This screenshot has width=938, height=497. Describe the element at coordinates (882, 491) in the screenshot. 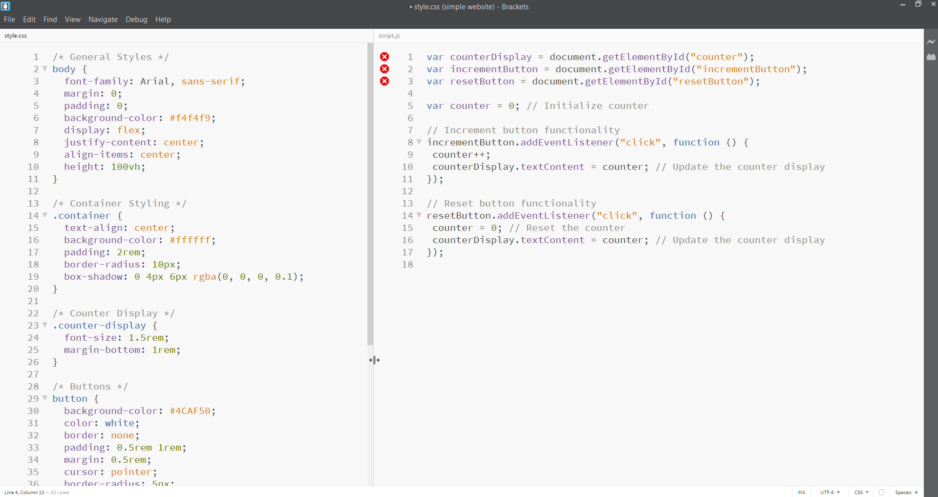

I see `errors` at that location.